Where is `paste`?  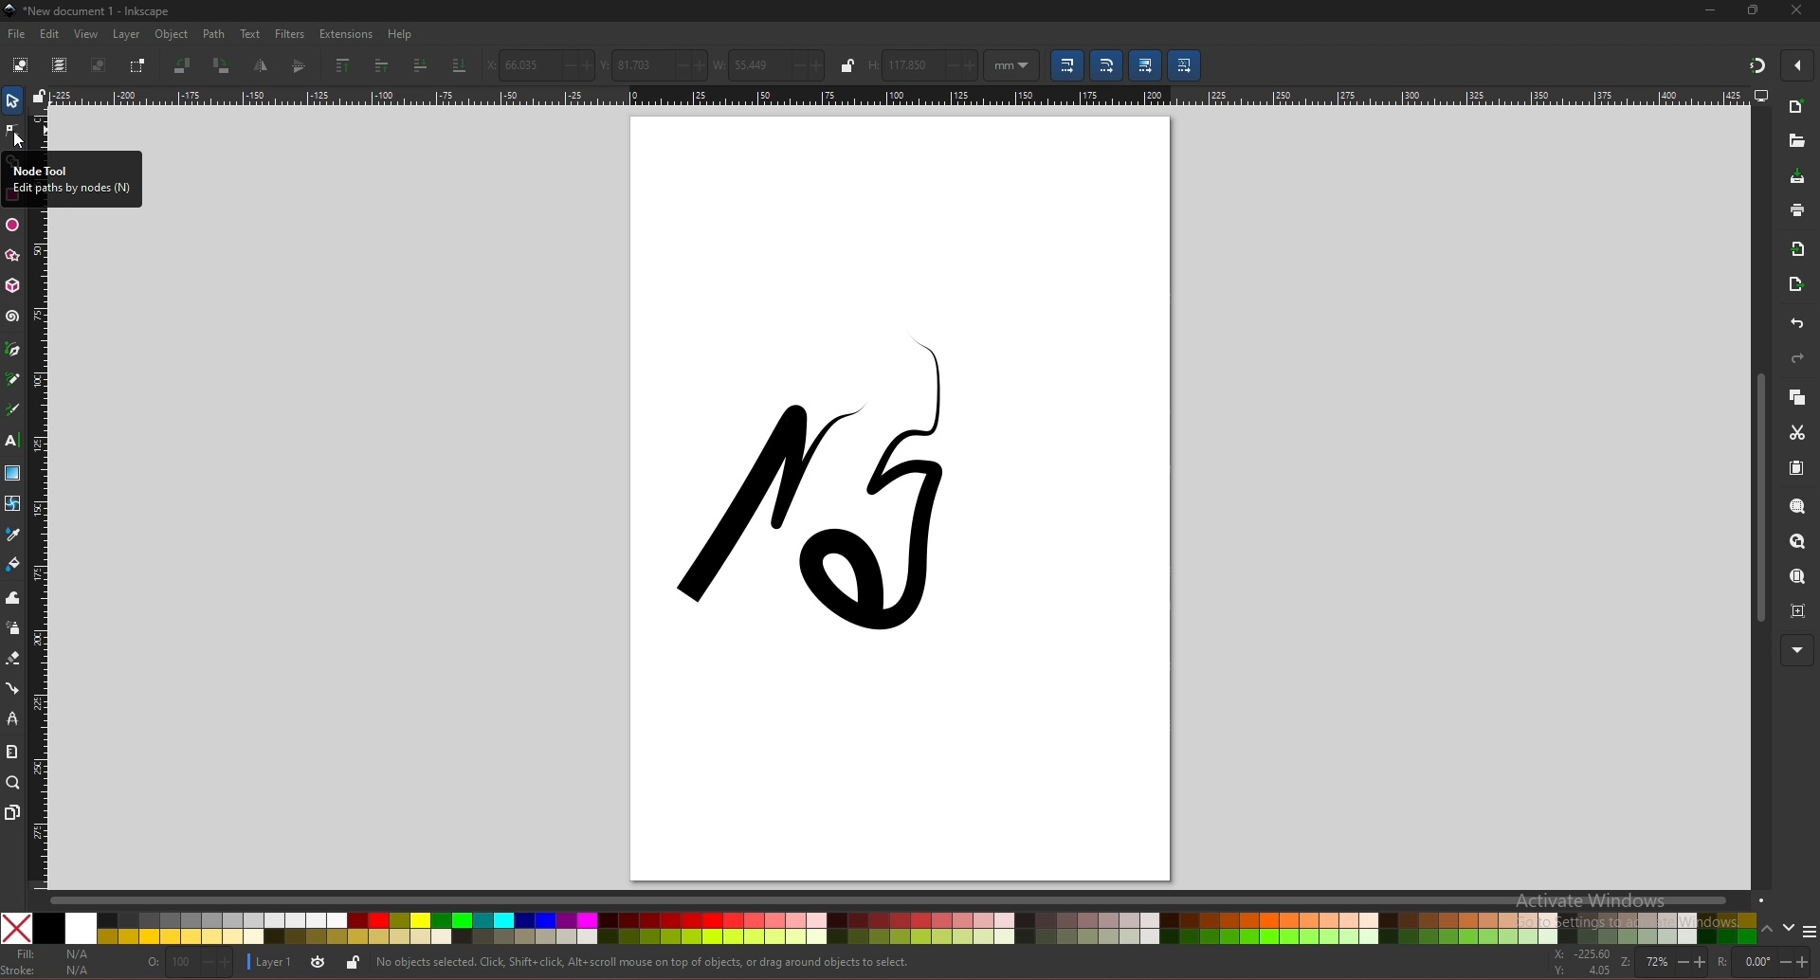
paste is located at coordinates (1796, 468).